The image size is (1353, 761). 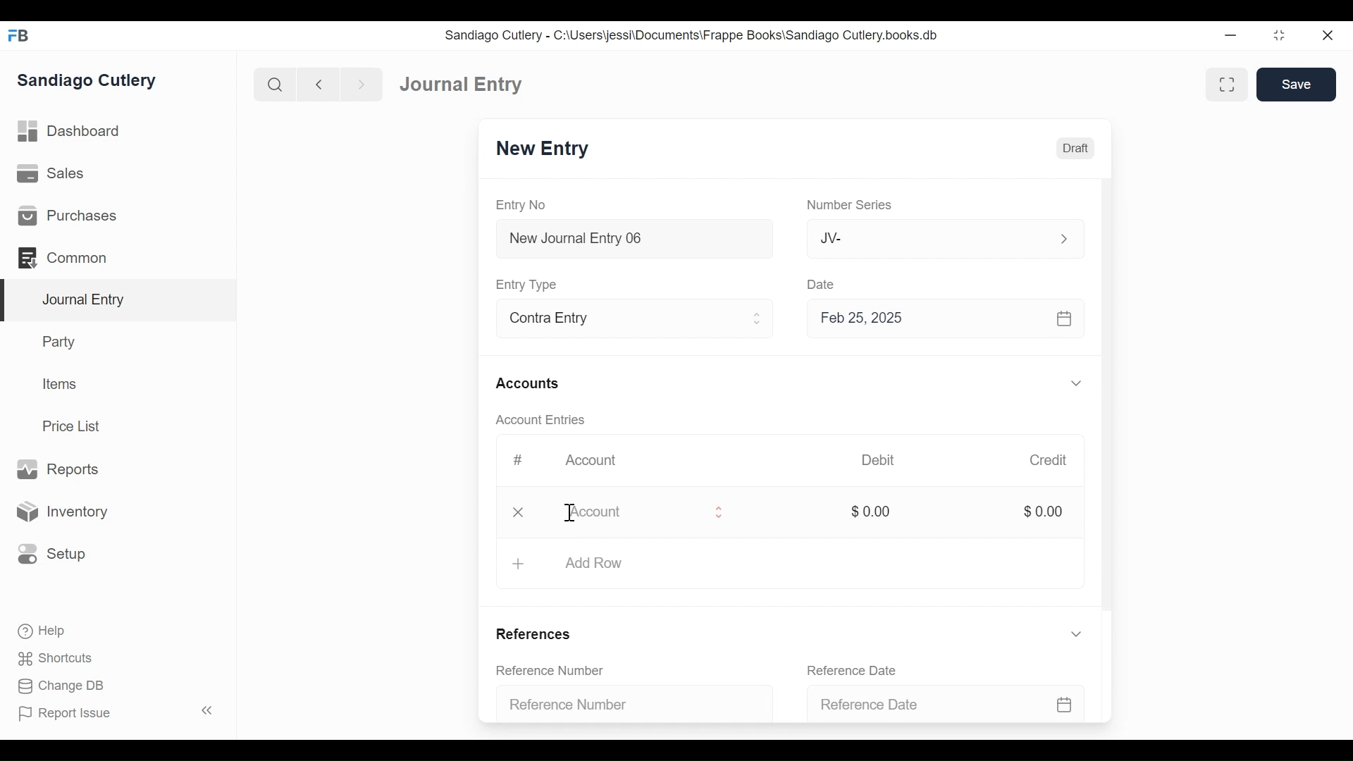 I want to click on Expand, so click(x=1076, y=633).